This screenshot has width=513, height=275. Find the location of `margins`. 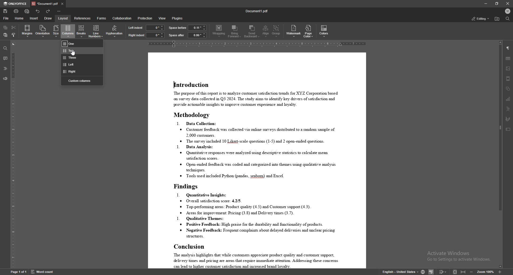

margins is located at coordinates (27, 31).